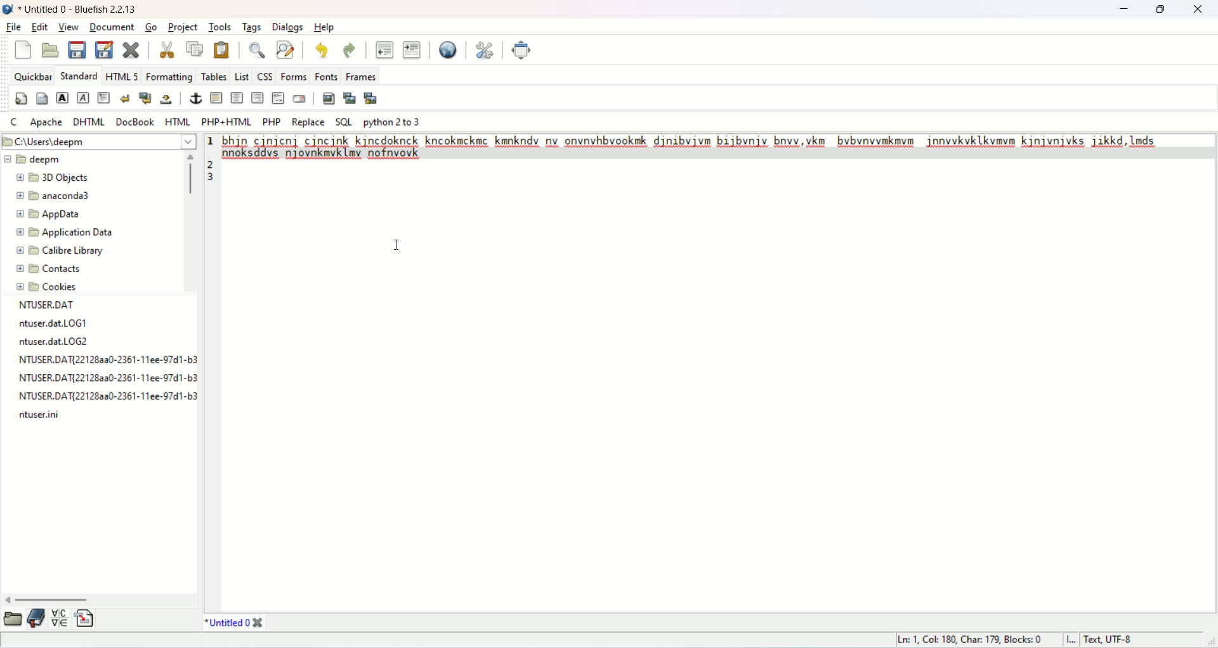 The image size is (1218, 648). Describe the element at coordinates (169, 101) in the screenshot. I see `non-breaking space` at that location.